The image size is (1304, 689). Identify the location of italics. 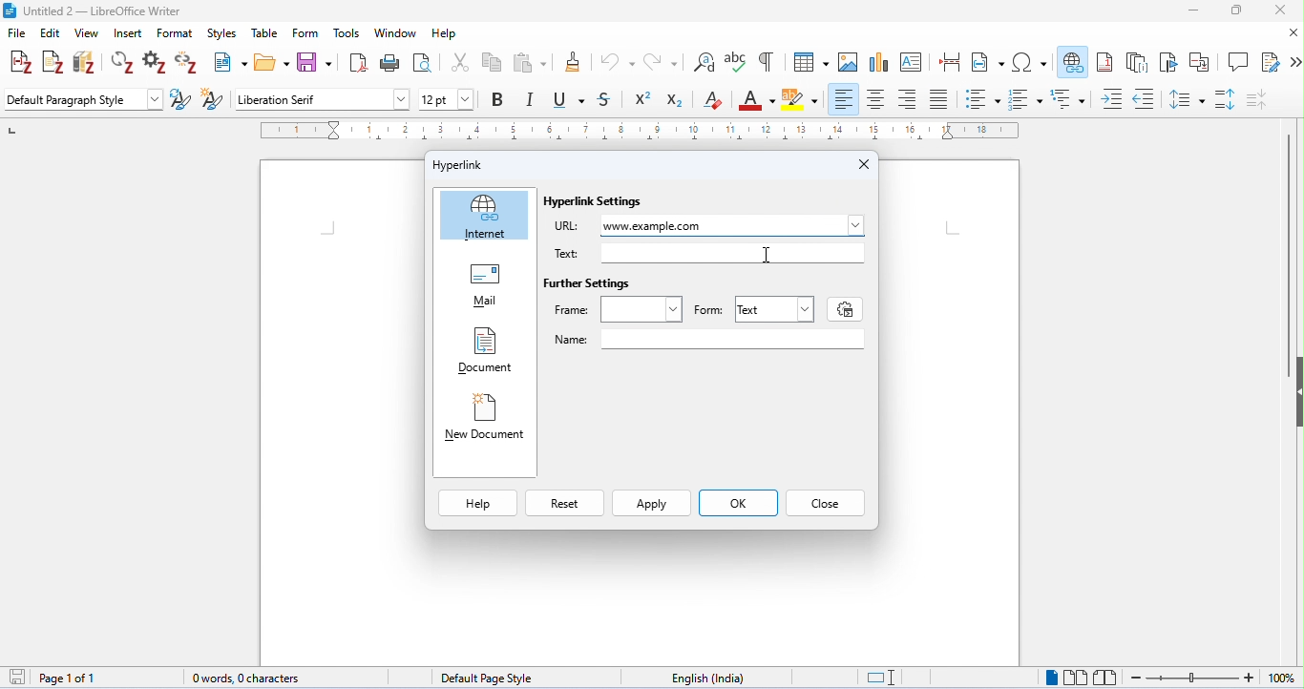
(532, 99).